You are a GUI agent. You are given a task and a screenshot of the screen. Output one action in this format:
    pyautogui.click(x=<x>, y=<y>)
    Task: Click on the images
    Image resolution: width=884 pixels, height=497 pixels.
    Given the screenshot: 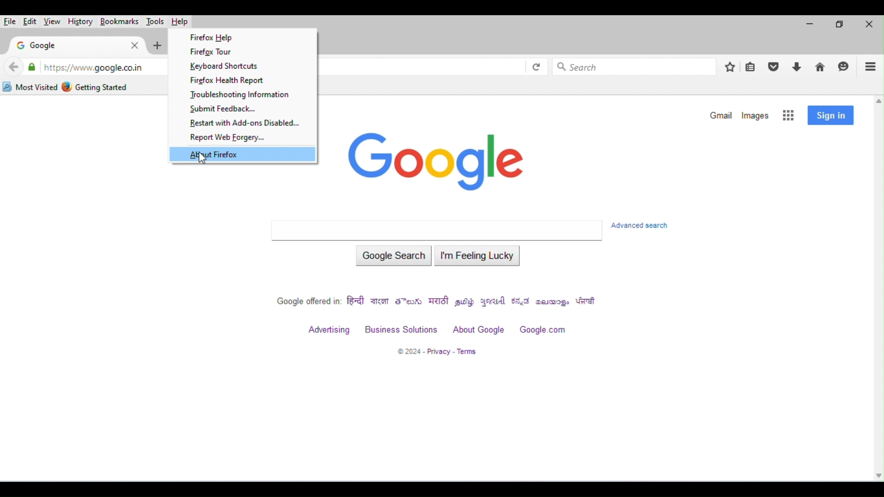 What is the action you would take?
    pyautogui.click(x=756, y=115)
    